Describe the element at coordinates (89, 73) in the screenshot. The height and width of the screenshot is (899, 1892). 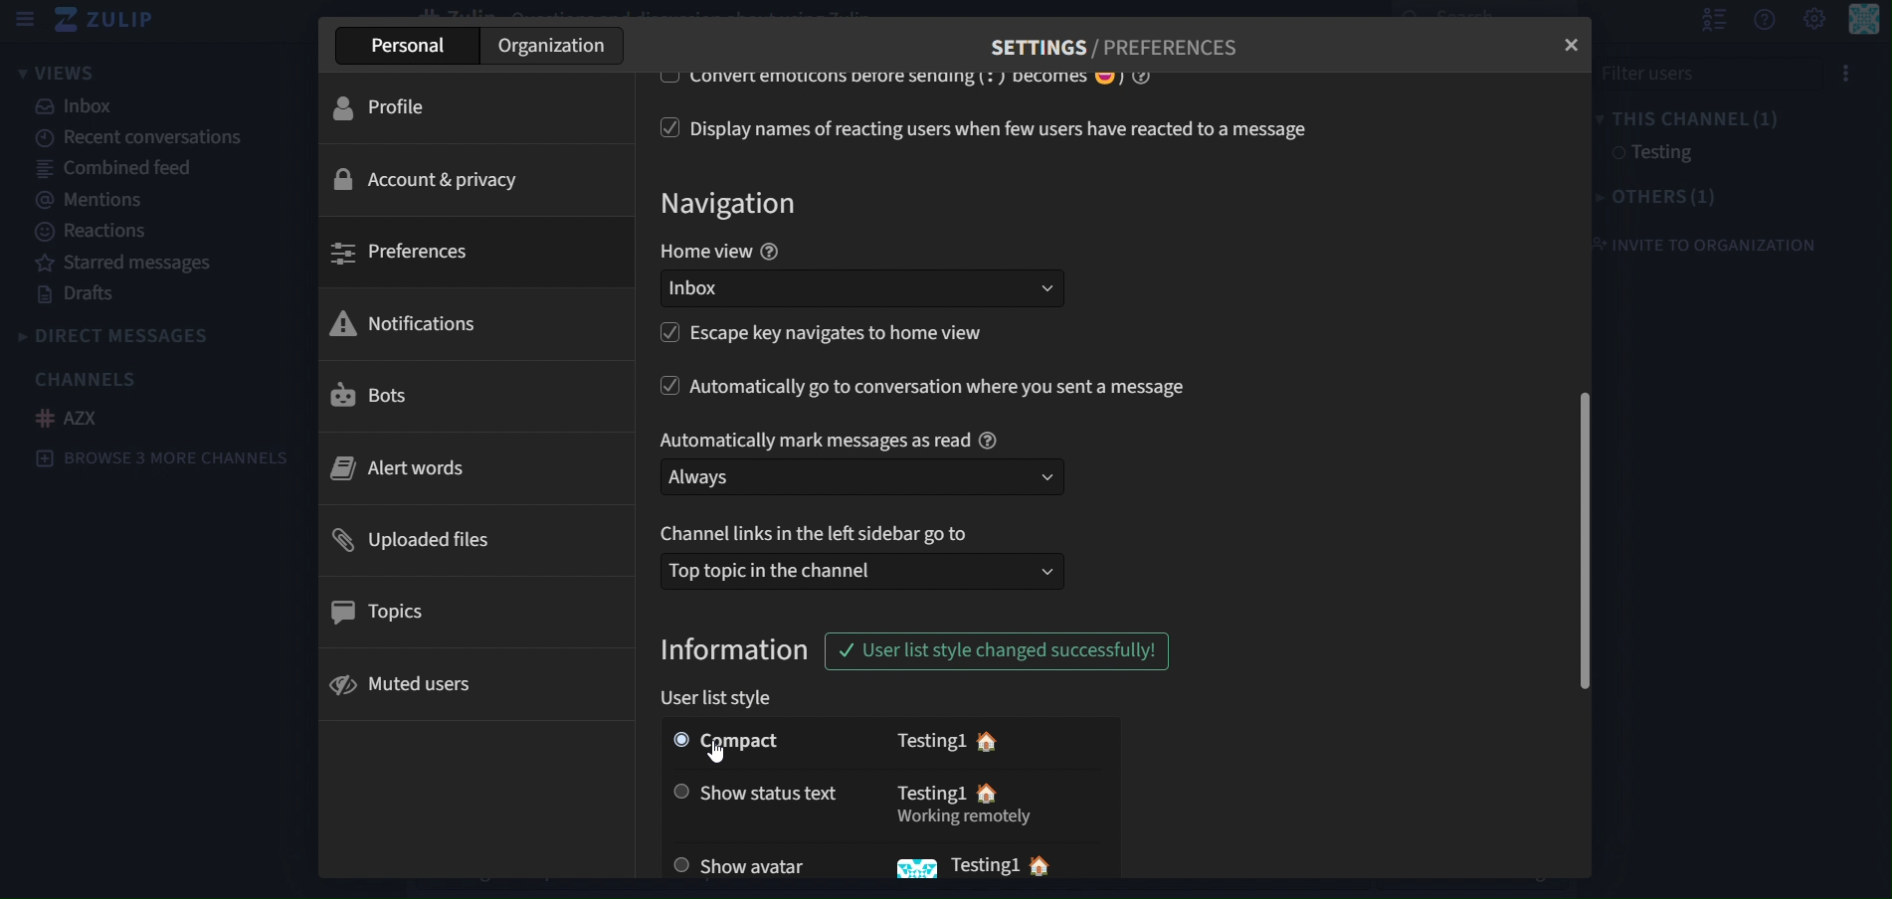
I see `views` at that location.